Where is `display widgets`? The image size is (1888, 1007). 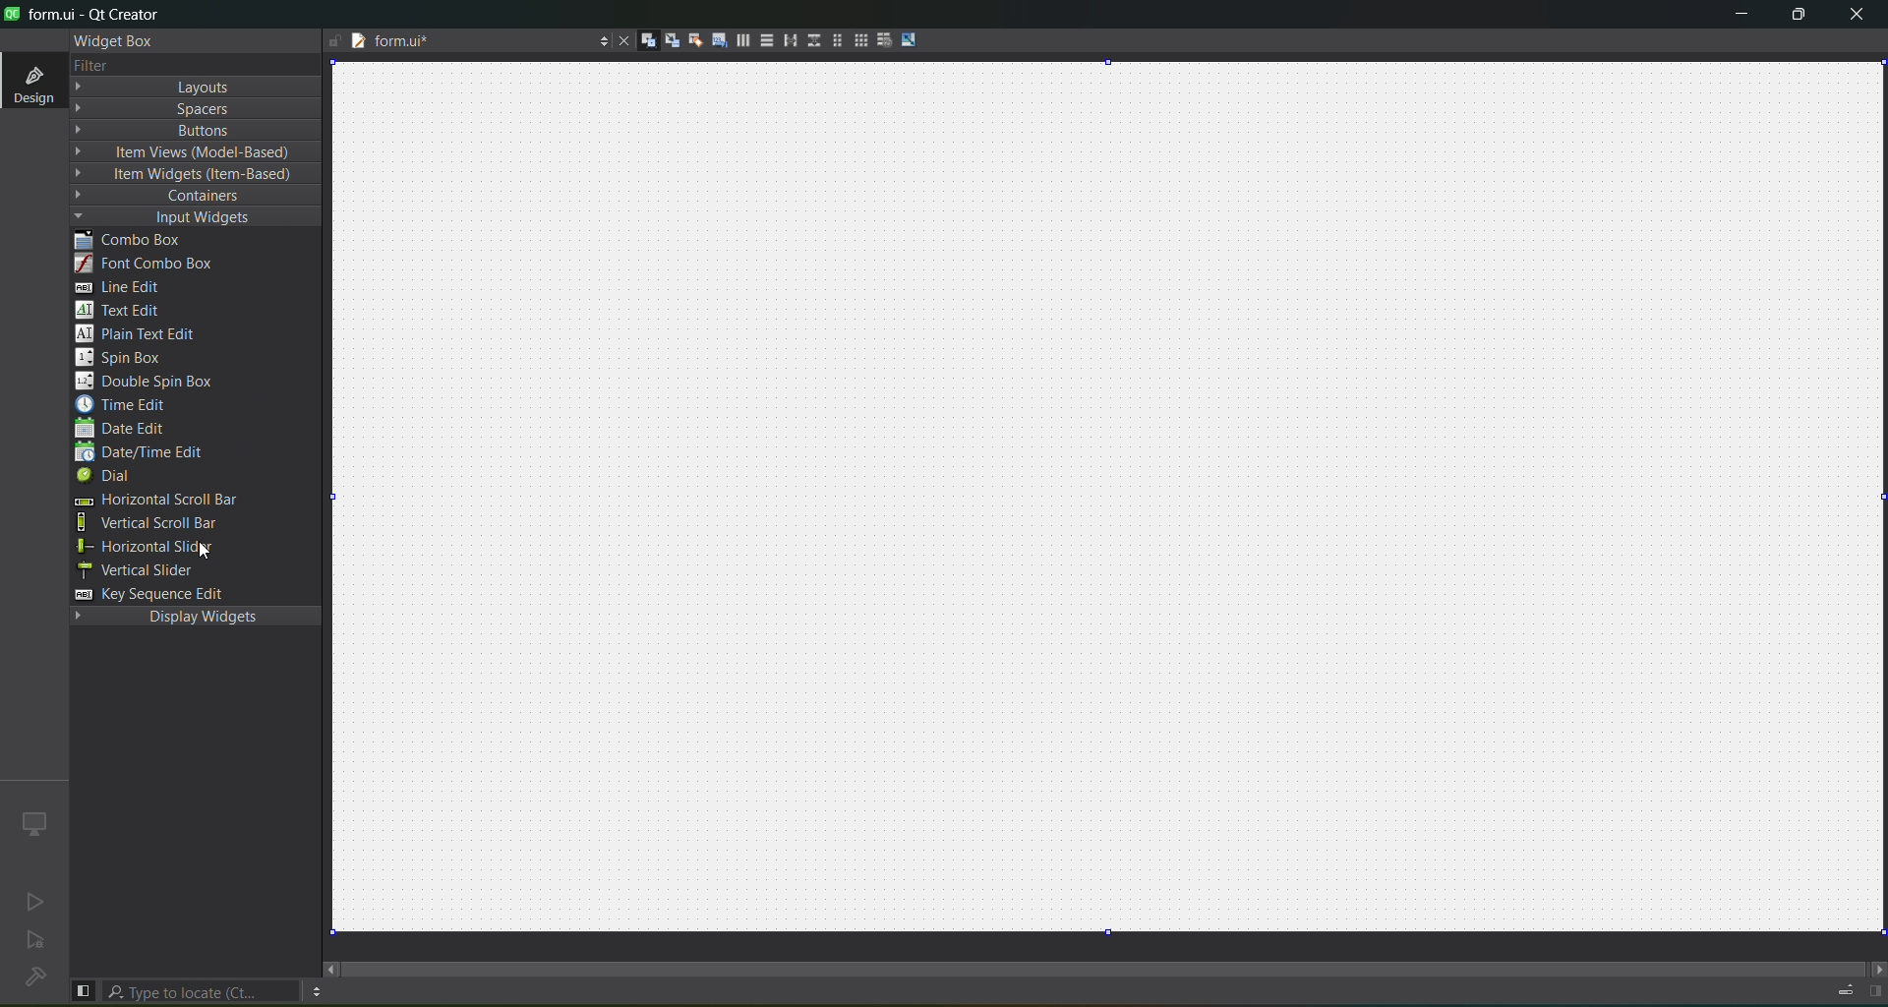
display widgets is located at coordinates (191, 621).